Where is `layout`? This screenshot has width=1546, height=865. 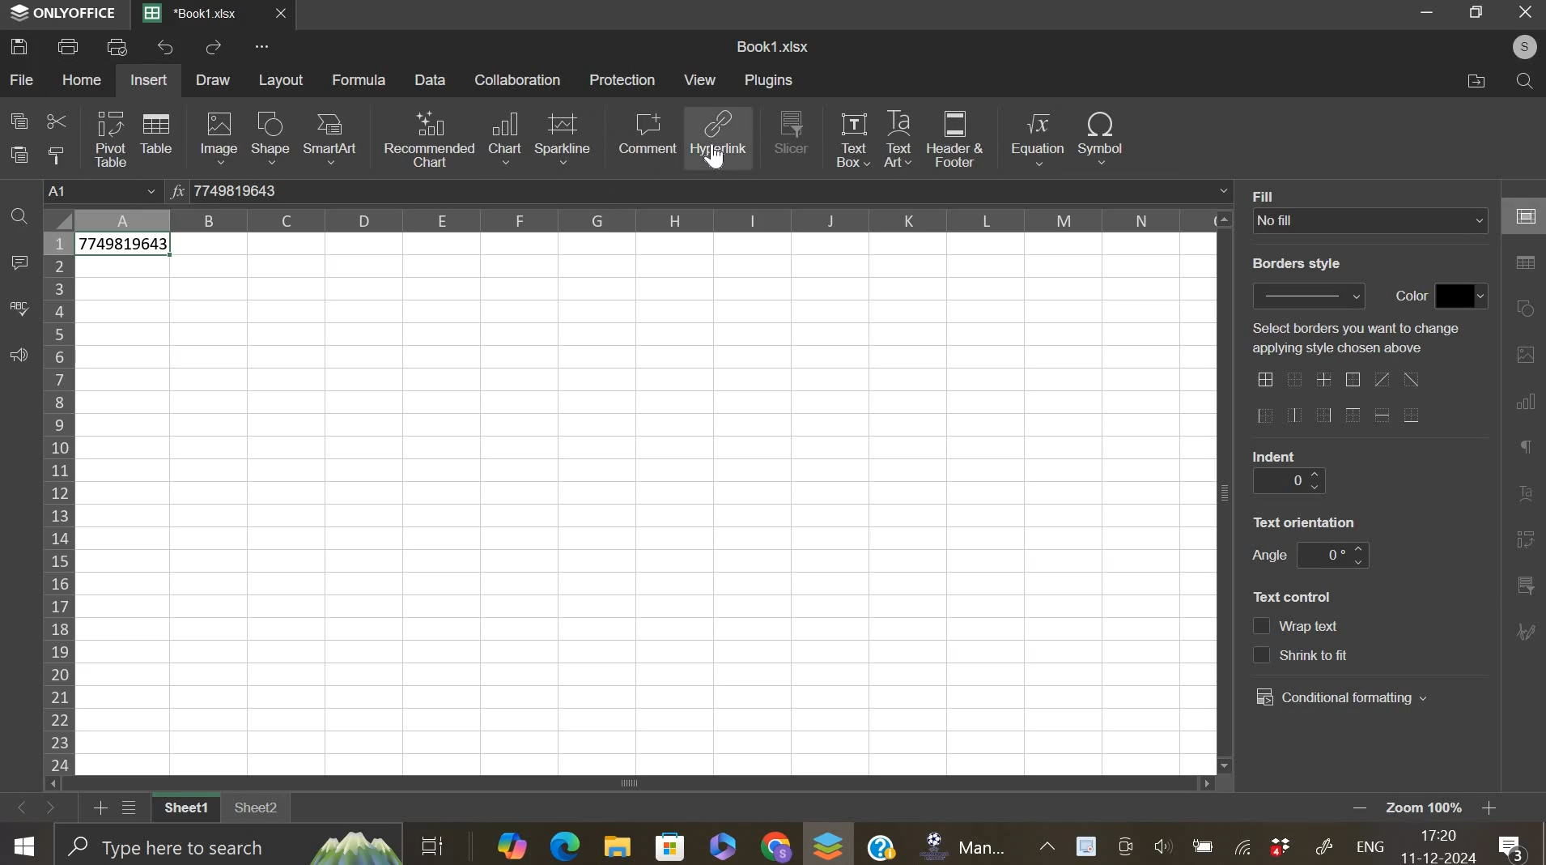
layout is located at coordinates (282, 80).